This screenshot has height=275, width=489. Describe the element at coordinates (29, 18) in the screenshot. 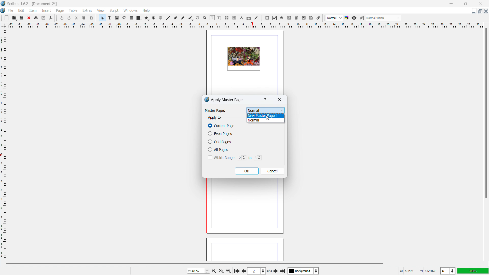

I see `close` at that location.